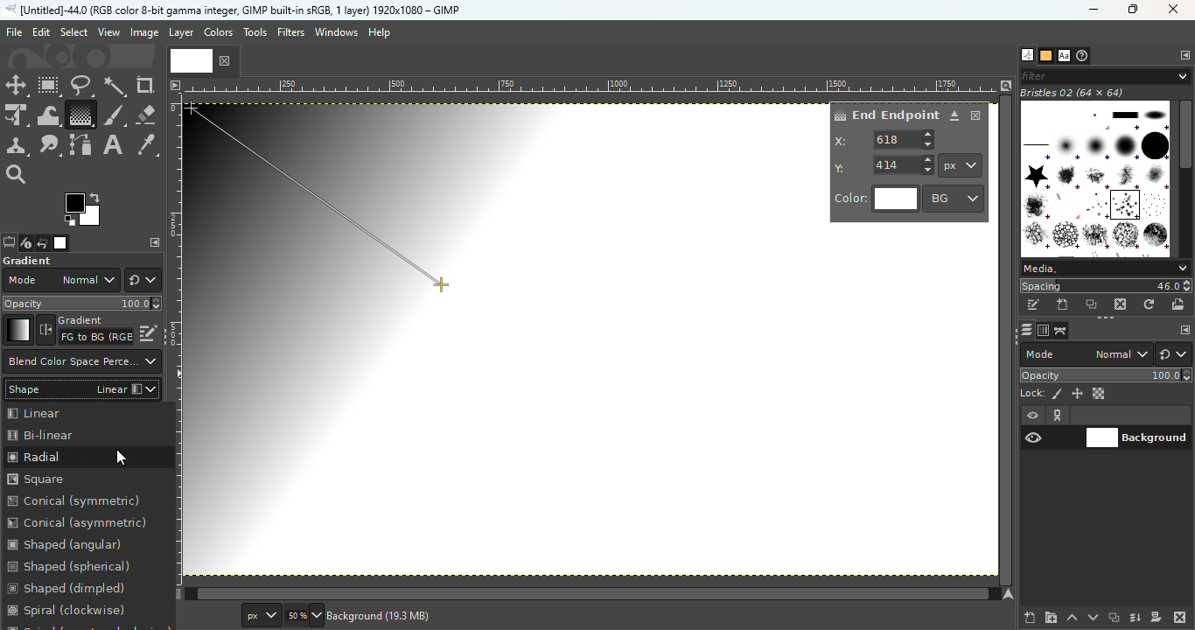 The height and width of the screenshot is (630, 1195). I want to click on Duplicate this brush, so click(1093, 304).